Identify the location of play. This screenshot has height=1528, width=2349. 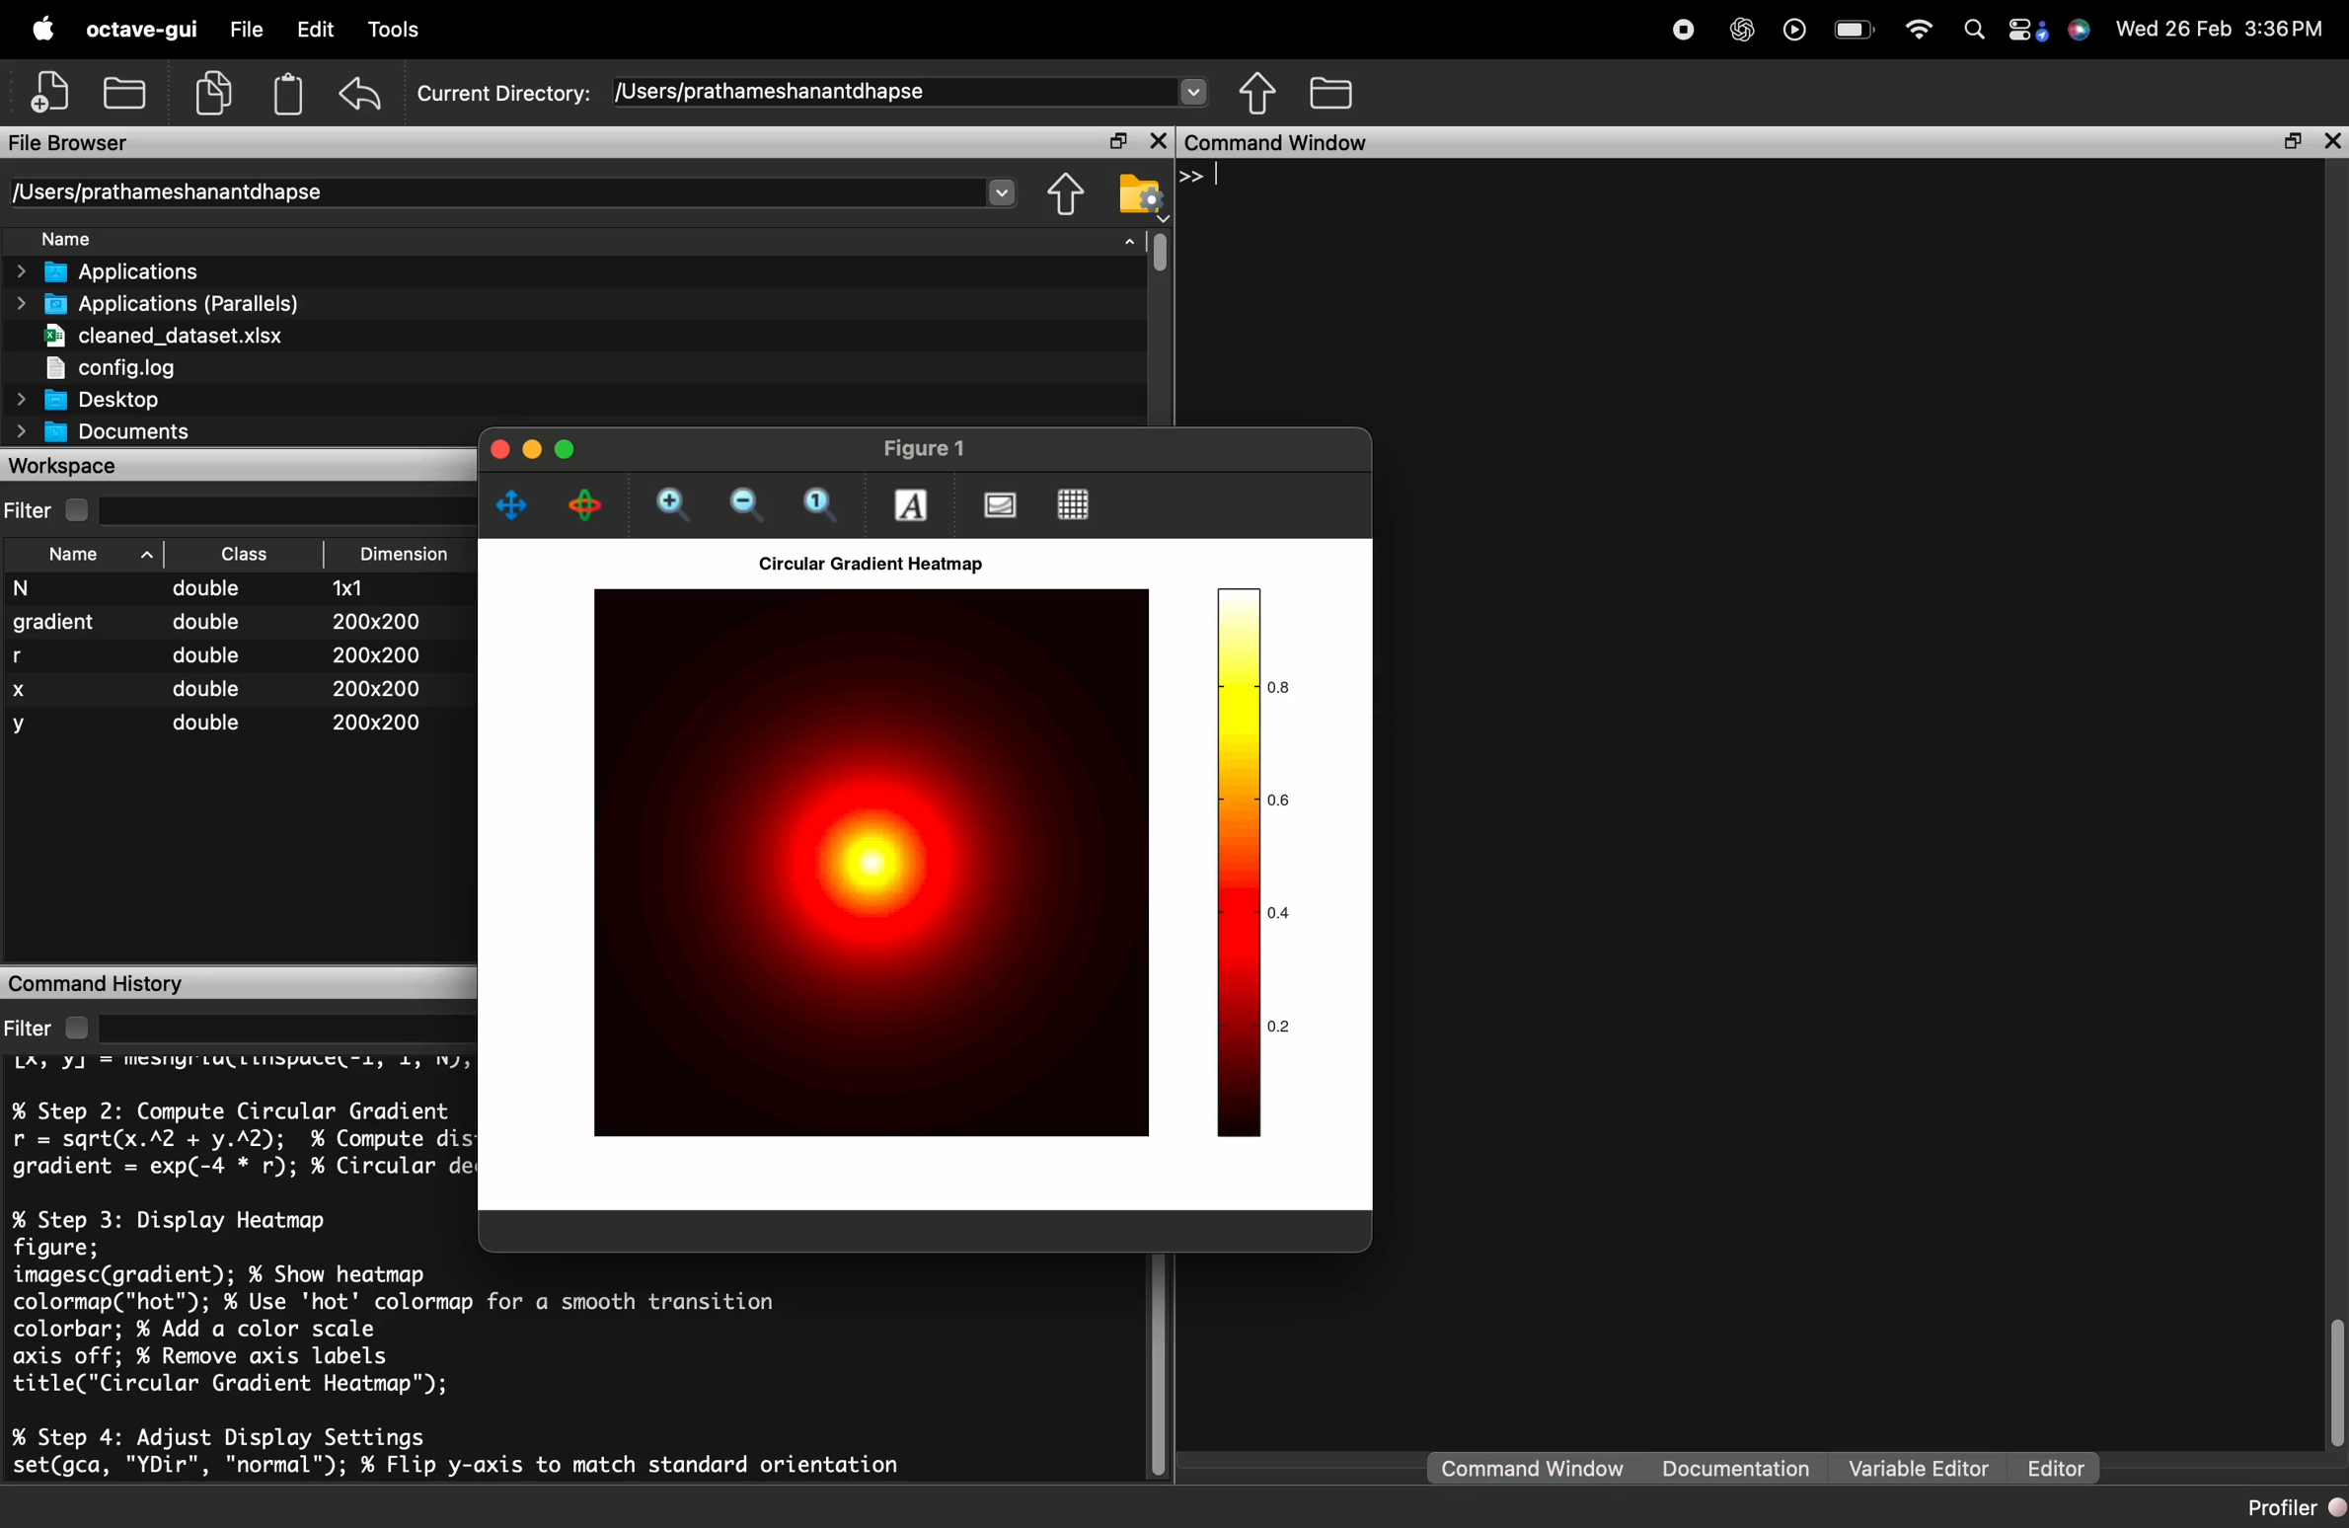
(1799, 30).